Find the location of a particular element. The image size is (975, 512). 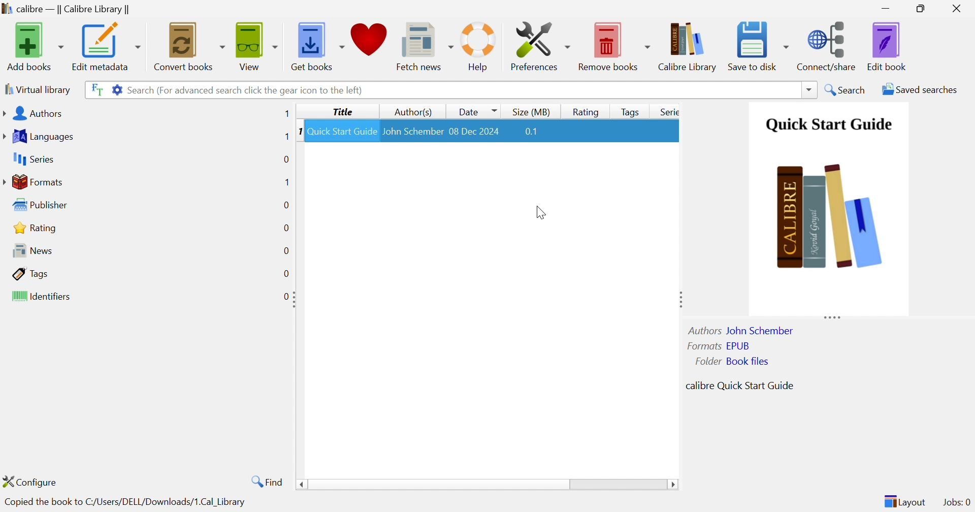

Layout is located at coordinates (904, 501).